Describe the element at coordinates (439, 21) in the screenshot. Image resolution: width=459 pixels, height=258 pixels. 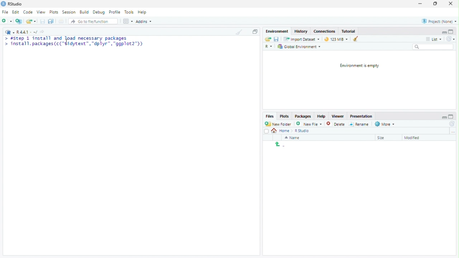
I see `Project: (None)` at that location.